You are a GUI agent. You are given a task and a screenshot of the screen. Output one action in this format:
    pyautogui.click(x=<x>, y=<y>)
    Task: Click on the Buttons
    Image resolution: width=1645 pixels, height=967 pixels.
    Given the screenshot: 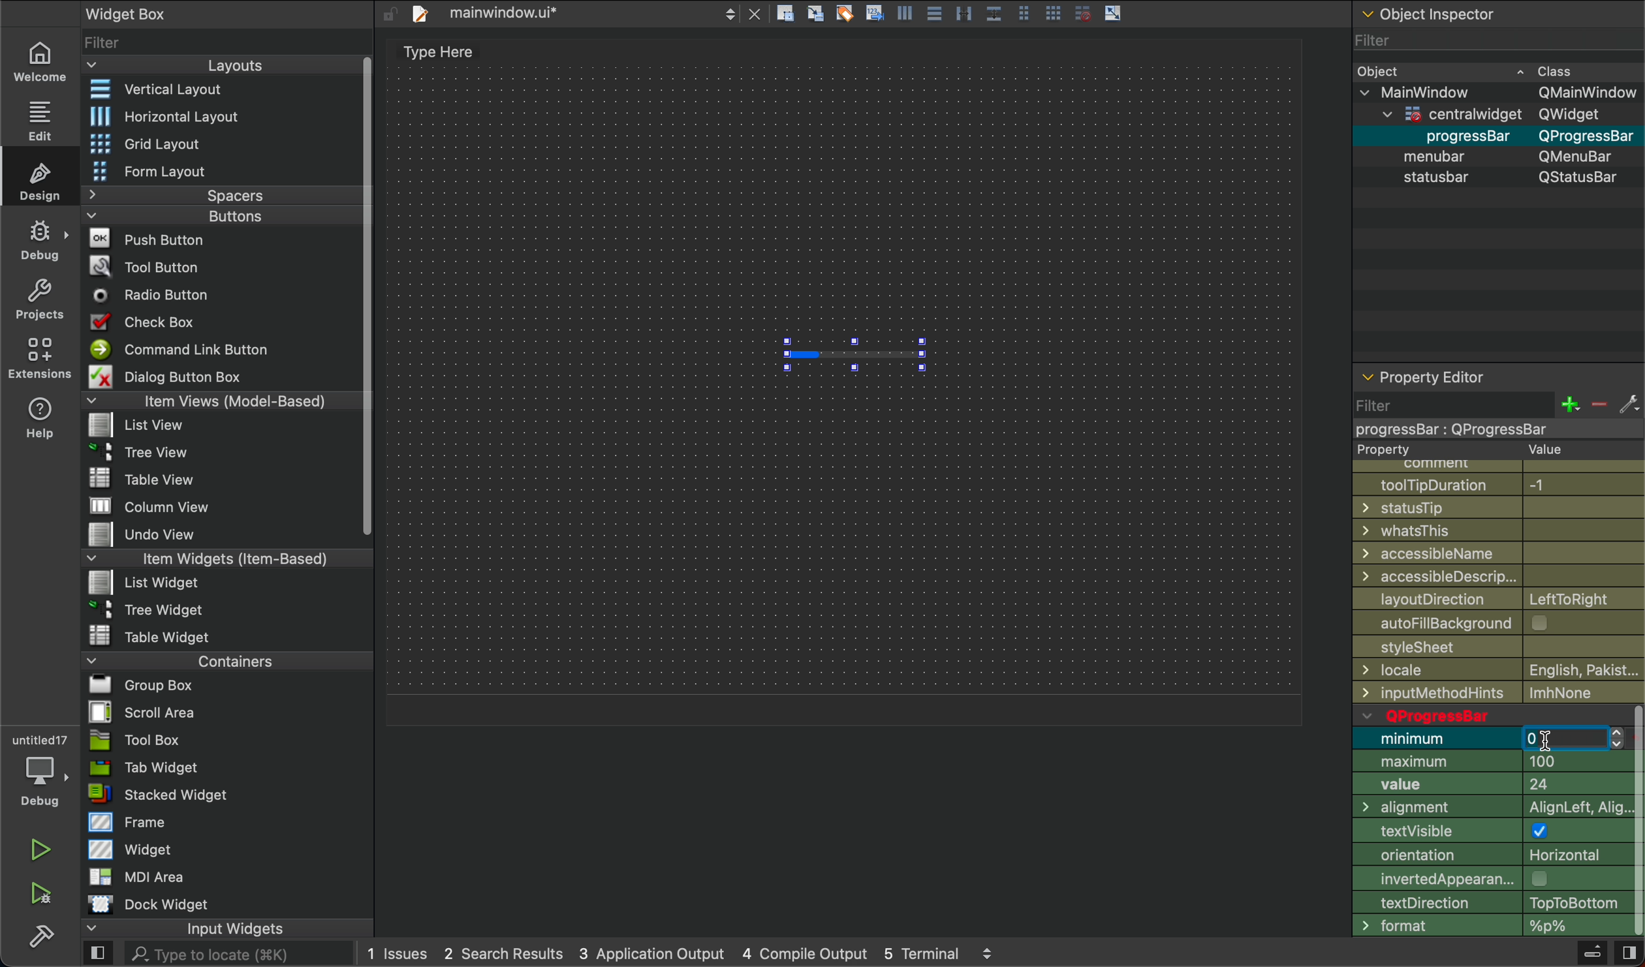 What is the action you would take?
    pyautogui.click(x=196, y=216)
    